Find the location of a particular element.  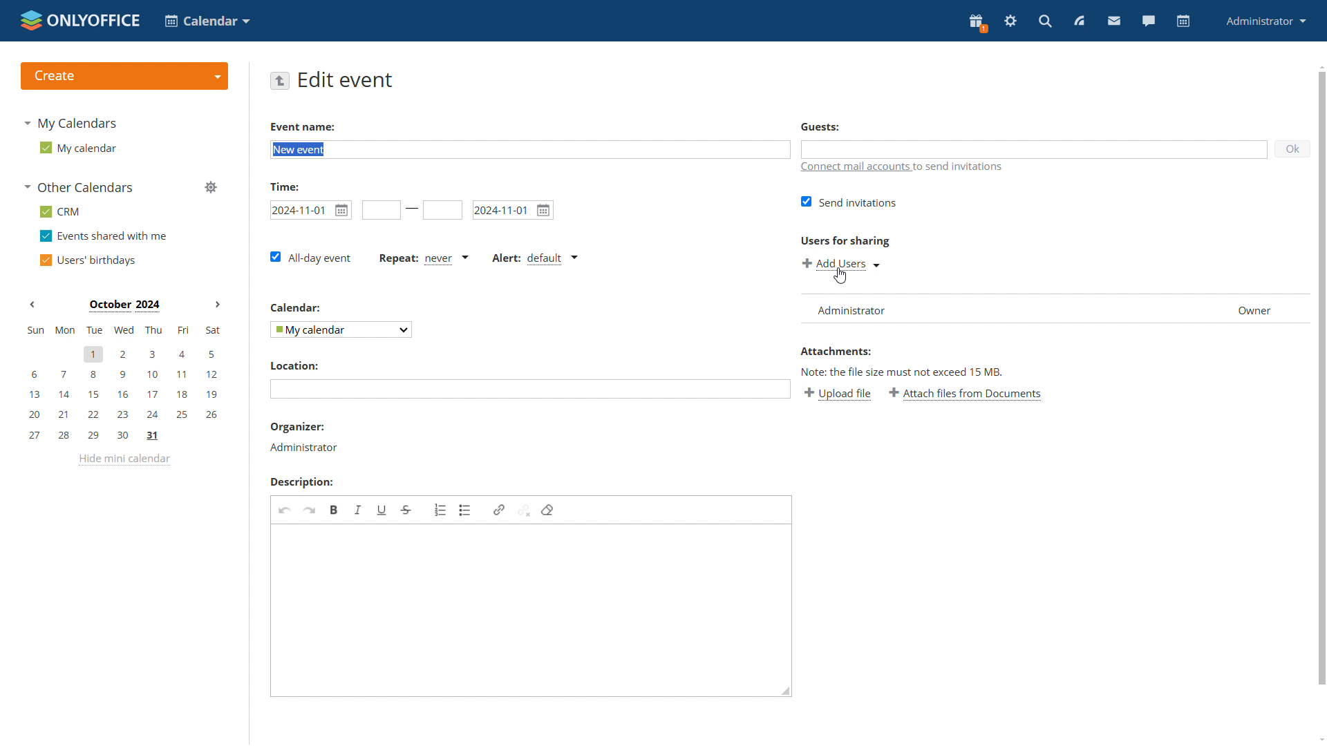

upload file is located at coordinates (838, 394).